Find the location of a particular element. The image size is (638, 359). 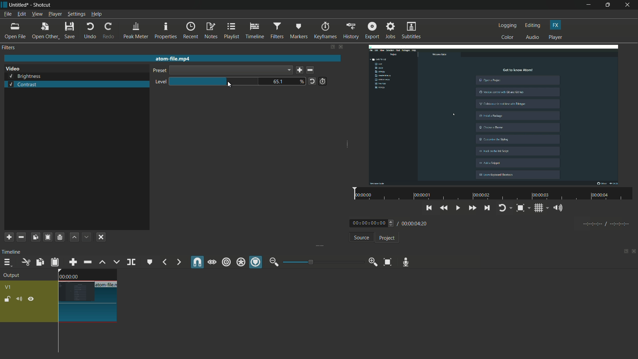

skip to the next point is located at coordinates (487, 209).